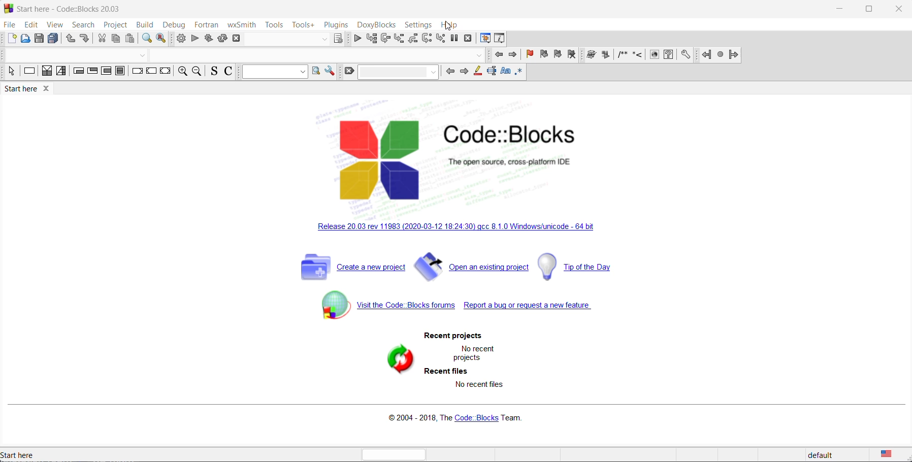  Describe the element at coordinates (387, 39) in the screenshot. I see `next line` at that location.